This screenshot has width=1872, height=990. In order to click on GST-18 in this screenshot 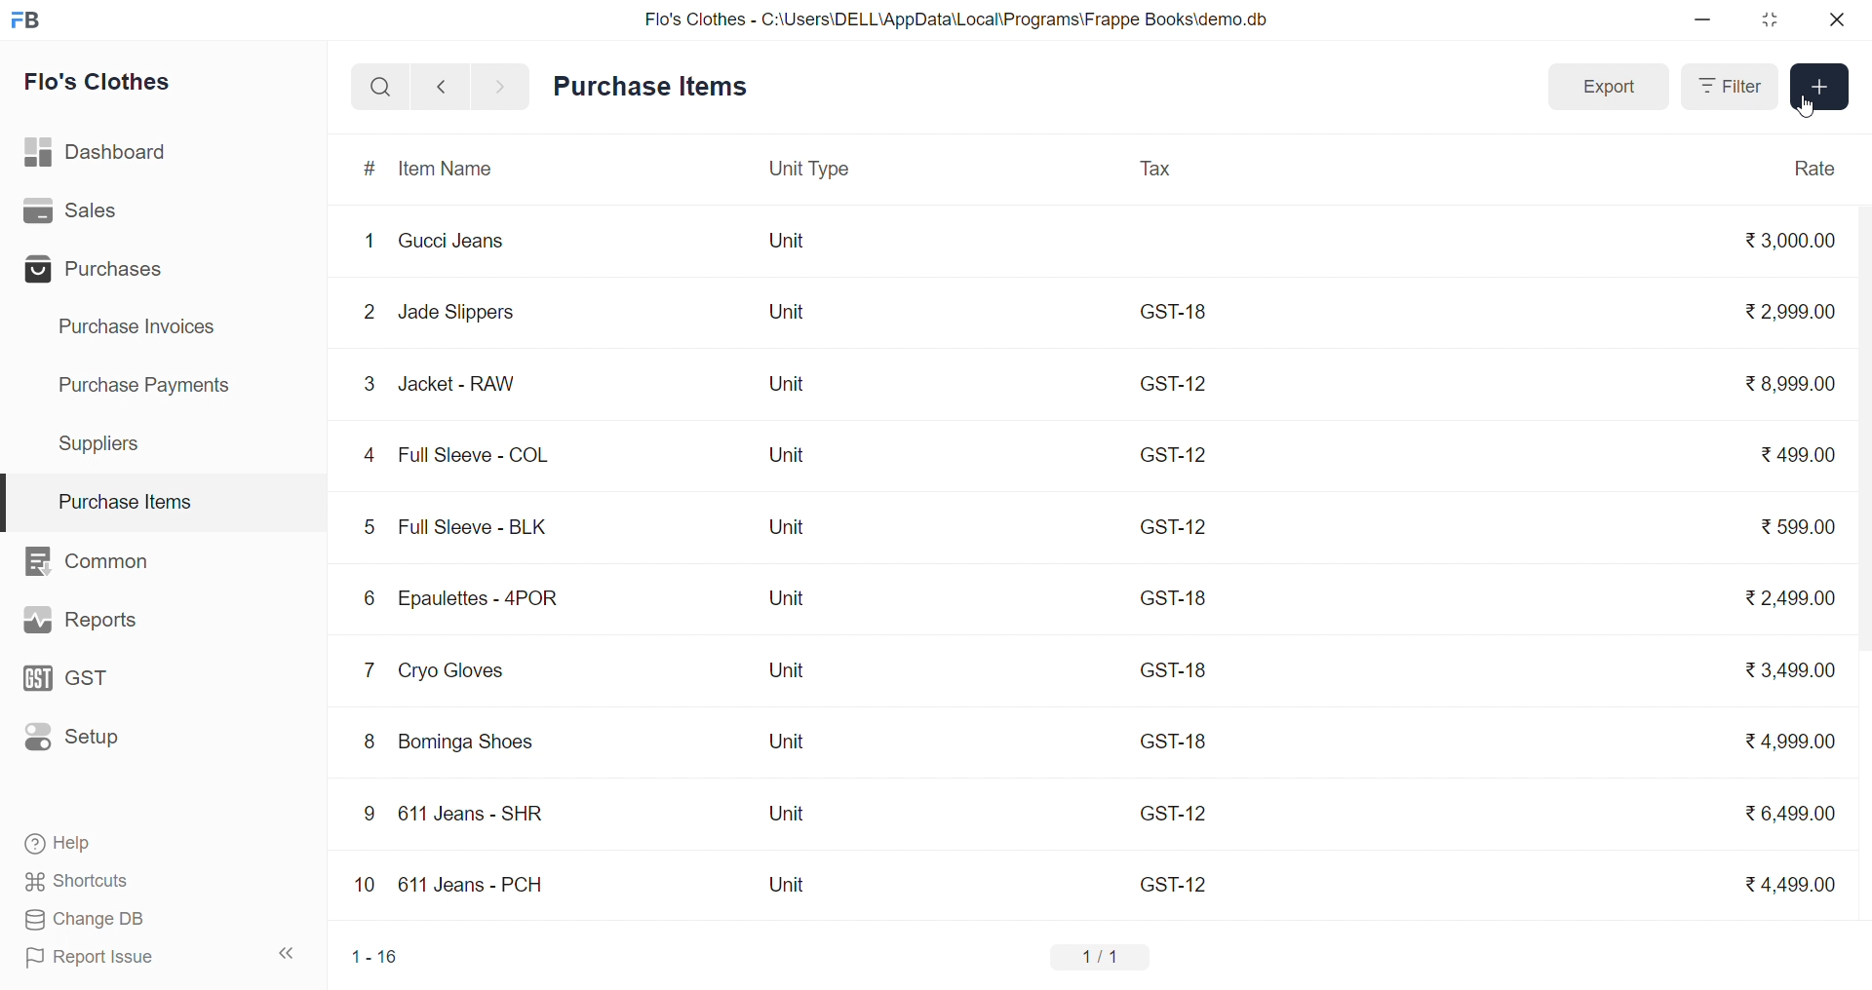, I will do `click(1177, 311)`.